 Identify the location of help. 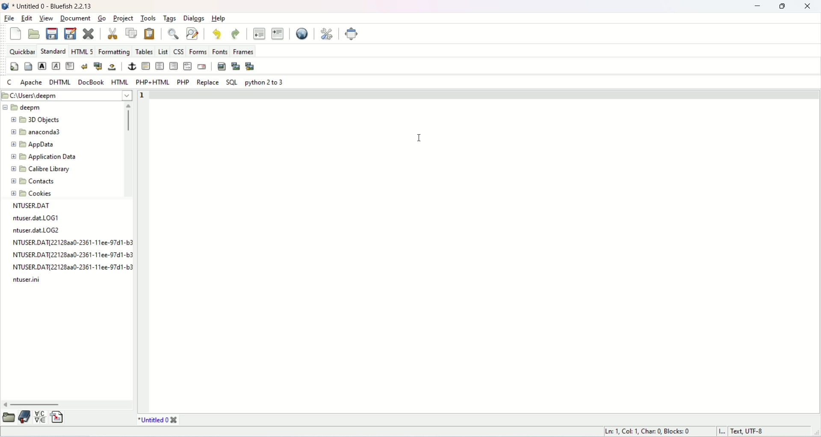
(219, 18).